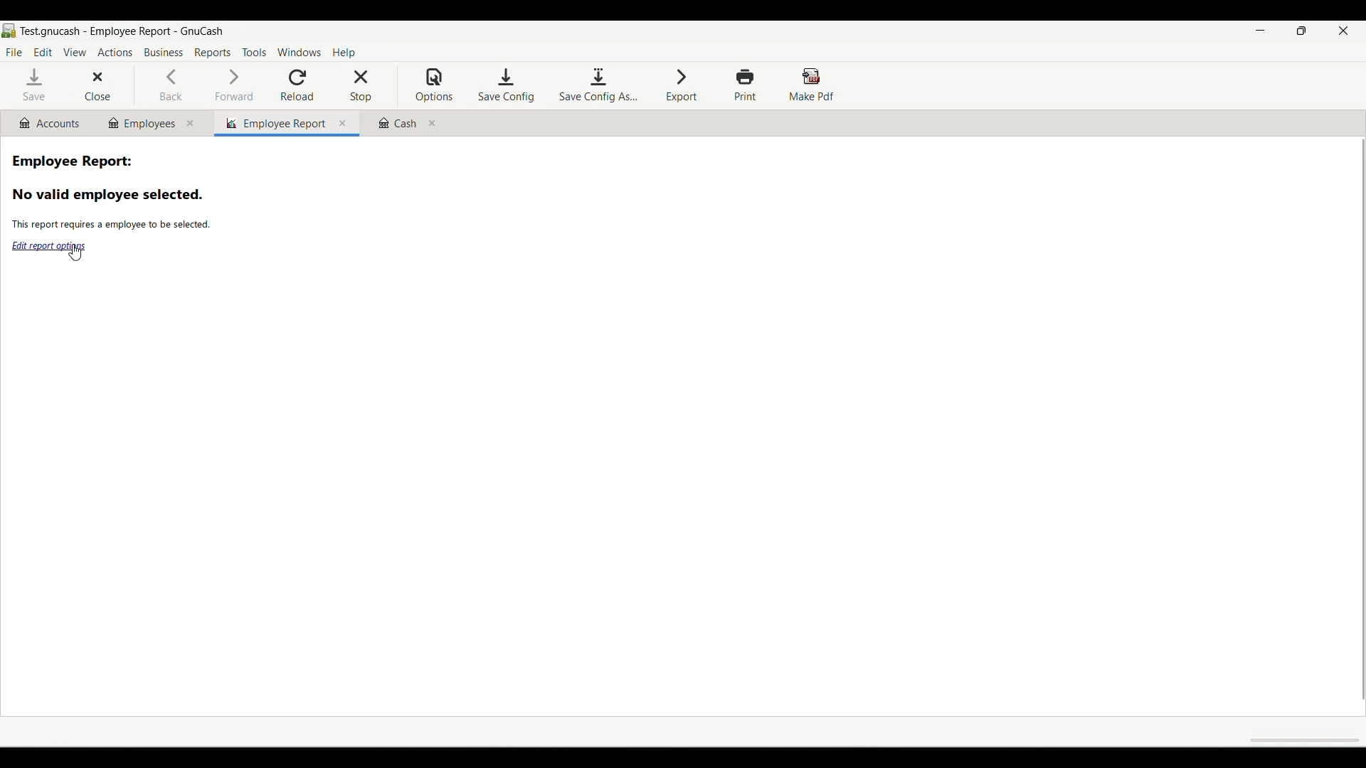  I want to click on Reload, so click(297, 86).